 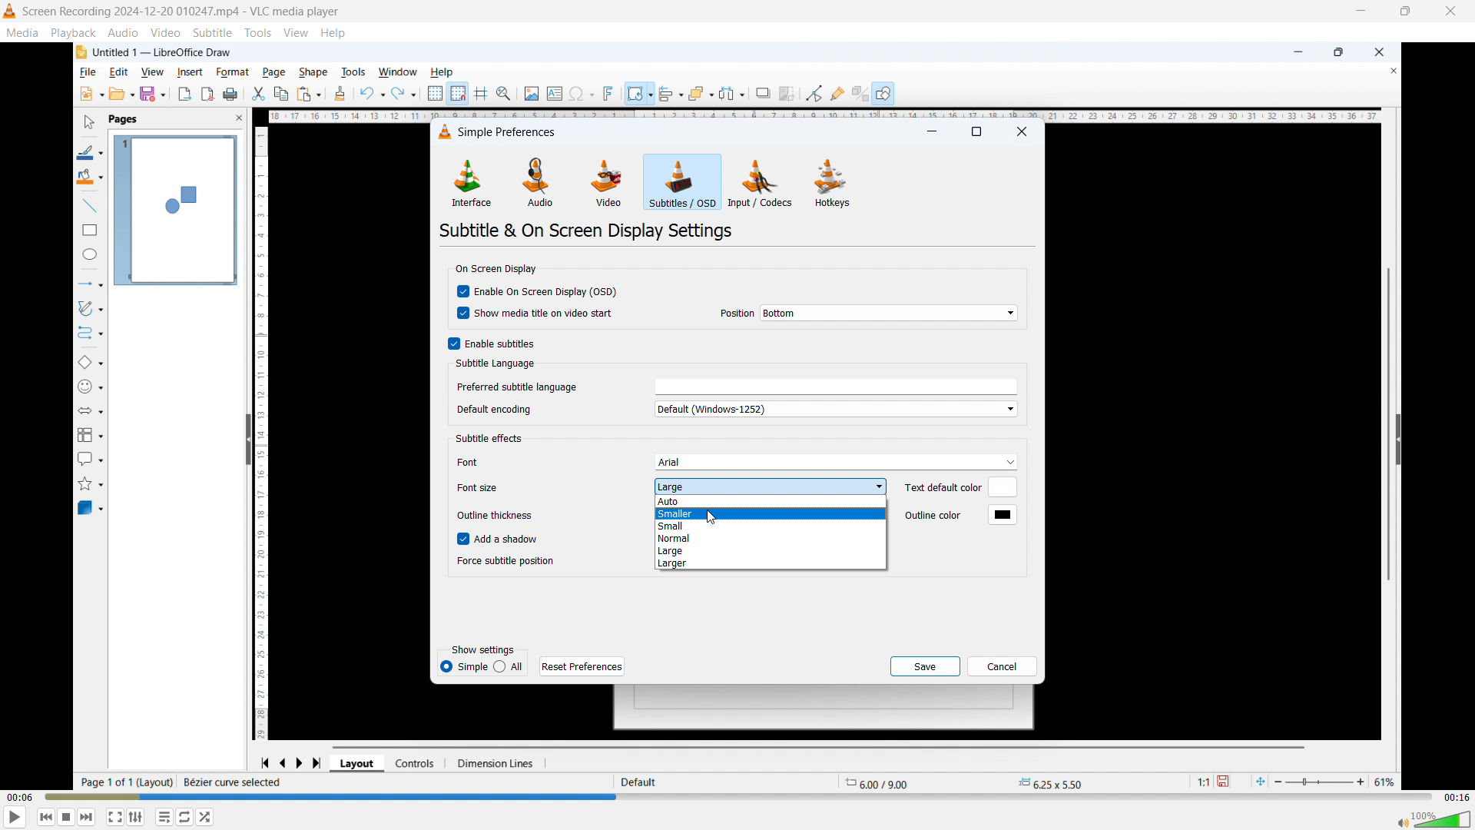 I want to click on Sound bar , so click(x=1430, y=819).